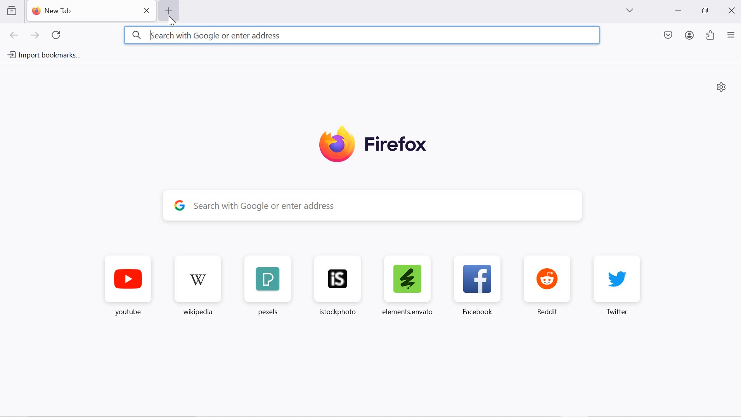 The height and width of the screenshot is (417, 741). What do you see at coordinates (407, 285) in the screenshot?
I see `elements.envanto favorite` at bounding box center [407, 285].